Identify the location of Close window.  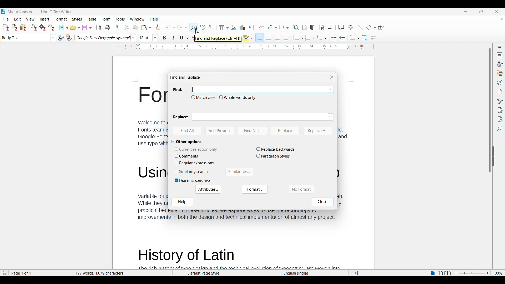
(332, 77).